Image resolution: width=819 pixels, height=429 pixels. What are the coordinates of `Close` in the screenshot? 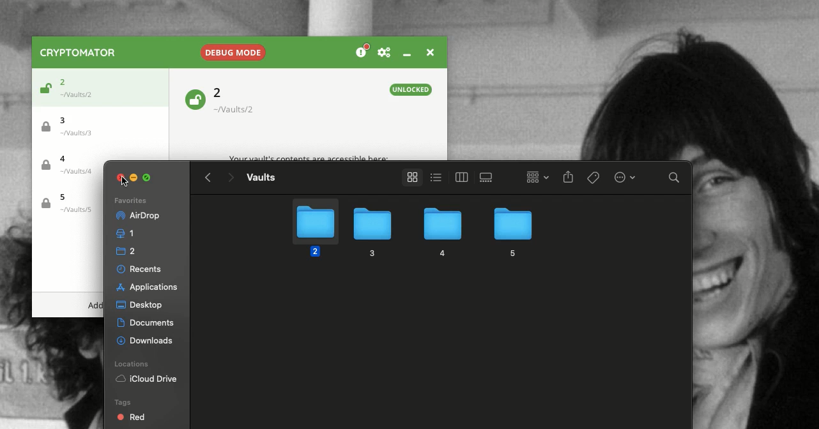 It's located at (121, 176).